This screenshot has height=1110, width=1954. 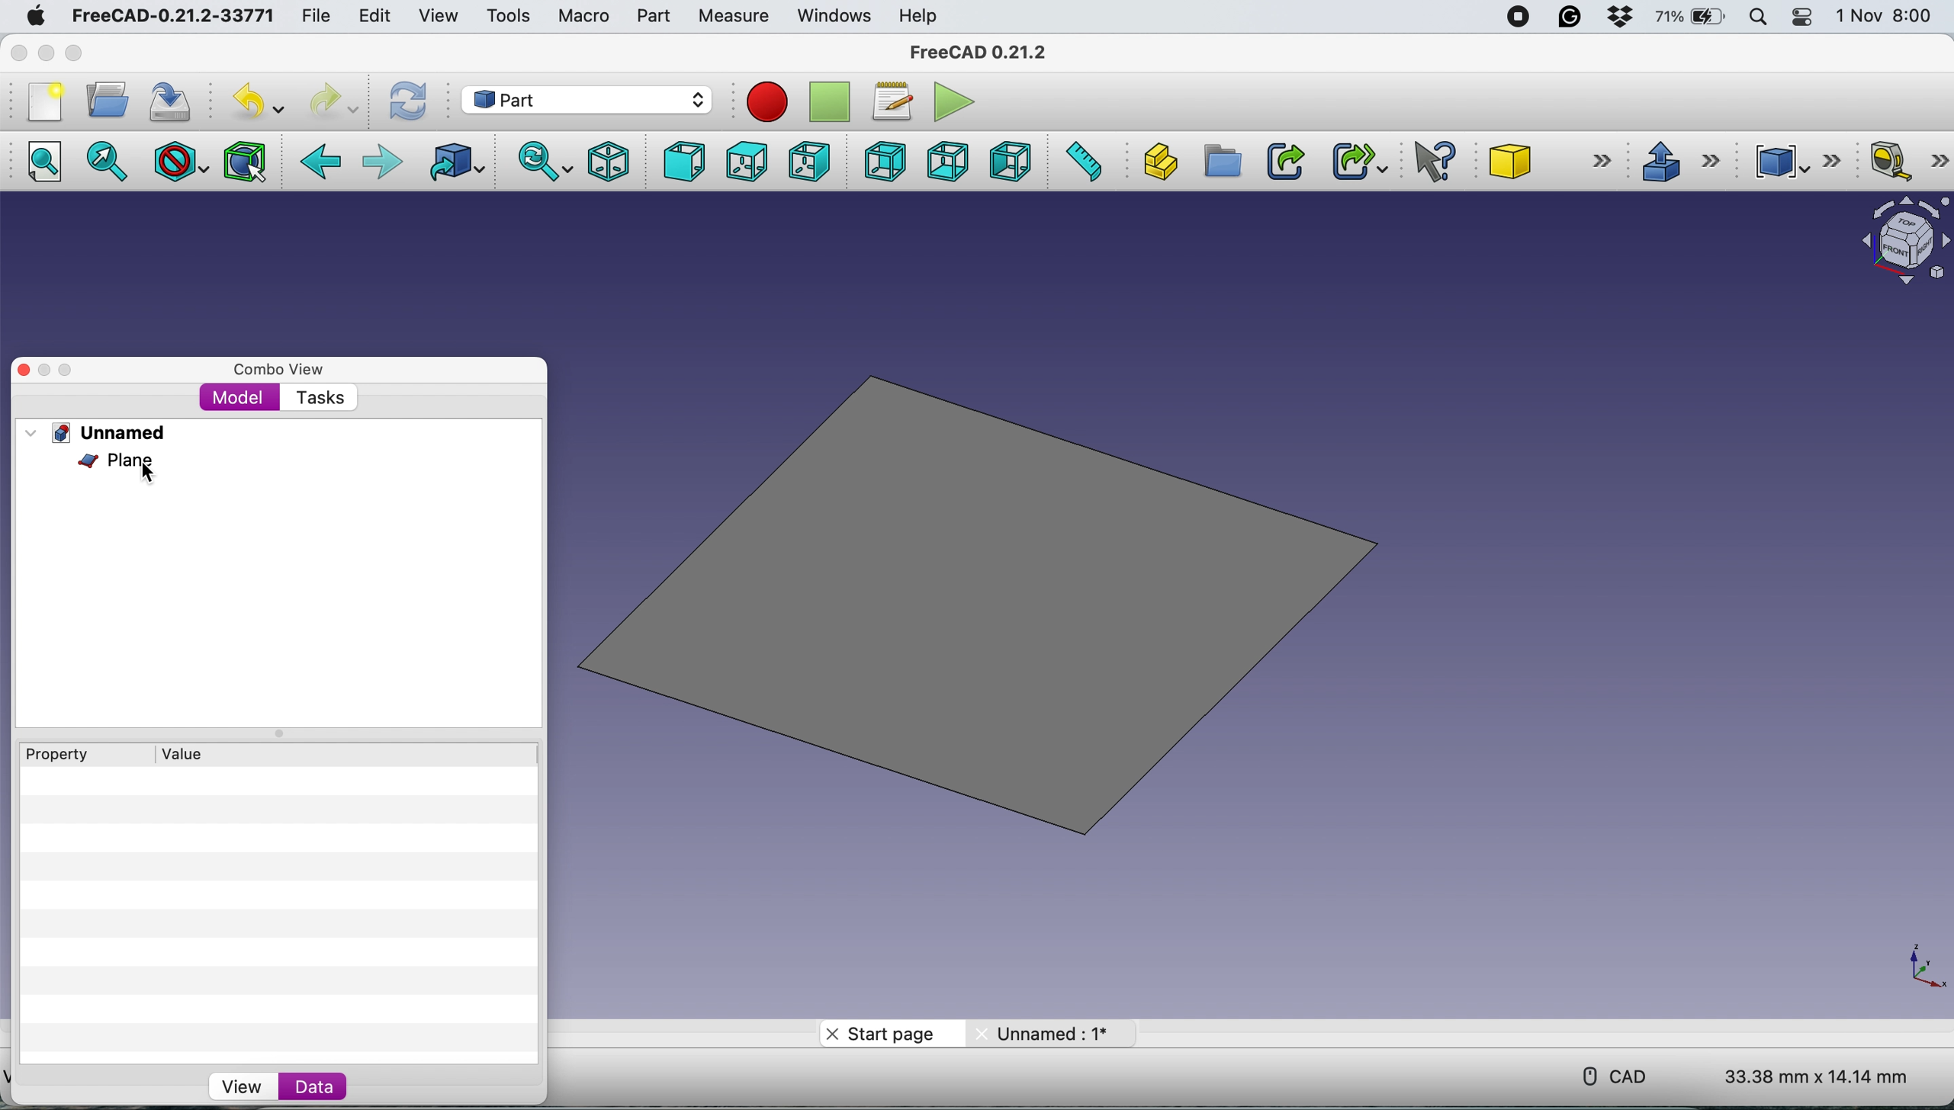 What do you see at coordinates (943, 162) in the screenshot?
I see `bottom` at bounding box center [943, 162].